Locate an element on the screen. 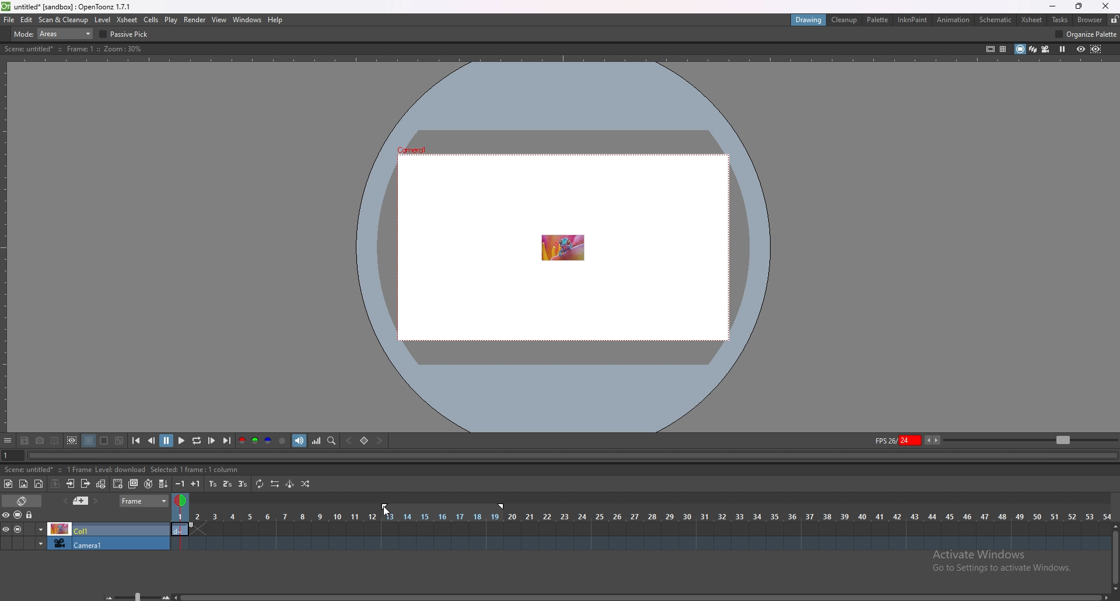 The height and width of the screenshot is (601, 1120). compare to snapshot is located at coordinates (55, 441).